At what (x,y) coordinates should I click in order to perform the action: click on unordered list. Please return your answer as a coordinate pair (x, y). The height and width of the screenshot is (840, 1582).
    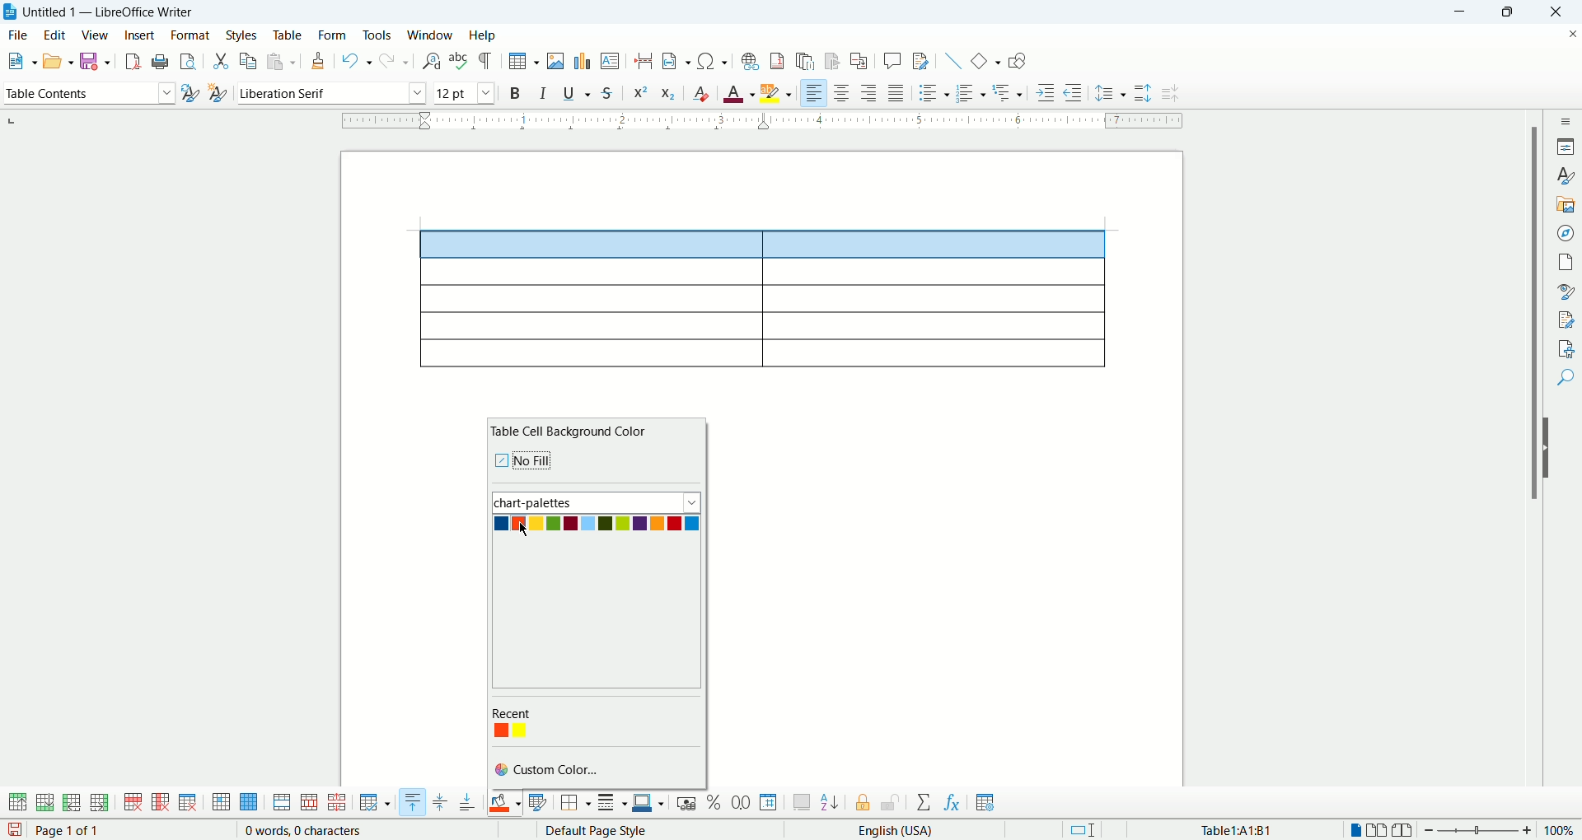
    Looking at the image, I should click on (933, 92).